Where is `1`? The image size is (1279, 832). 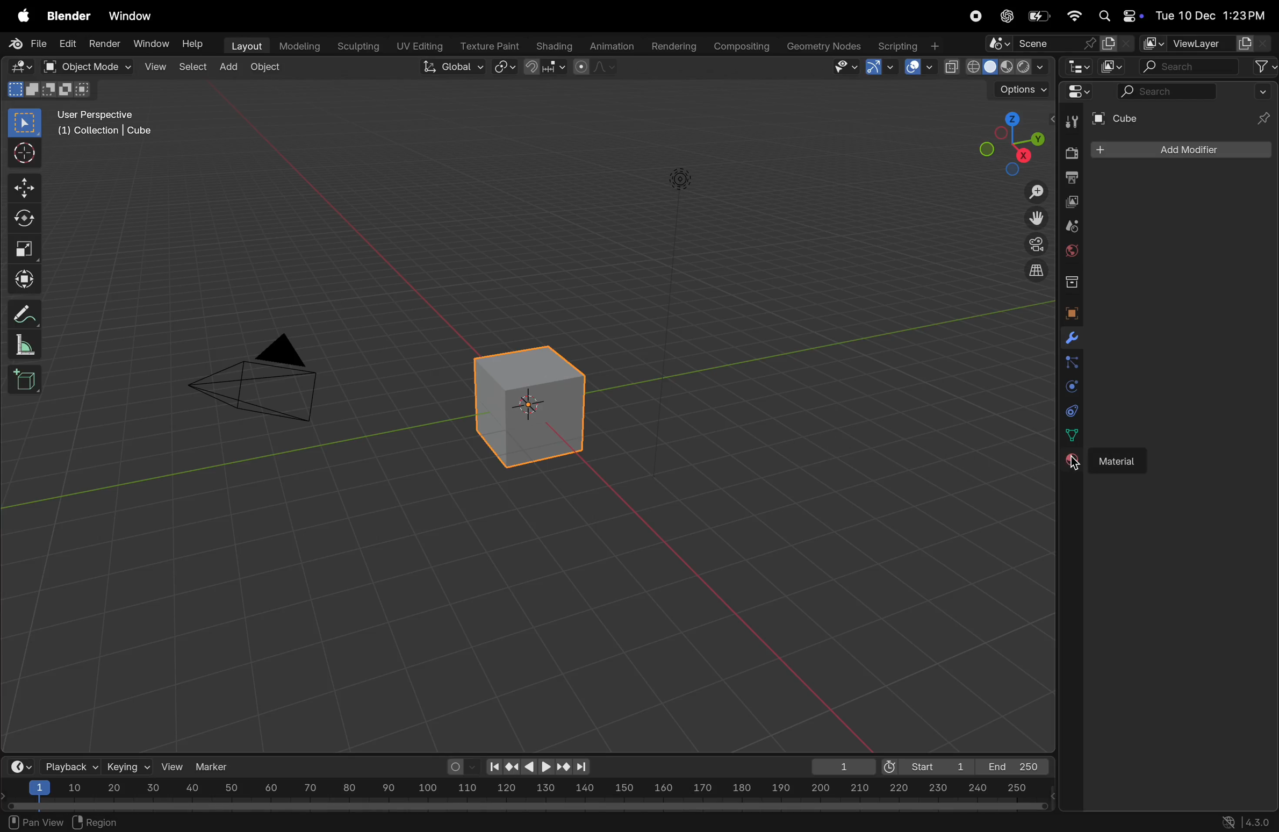
1 is located at coordinates (839, 766).